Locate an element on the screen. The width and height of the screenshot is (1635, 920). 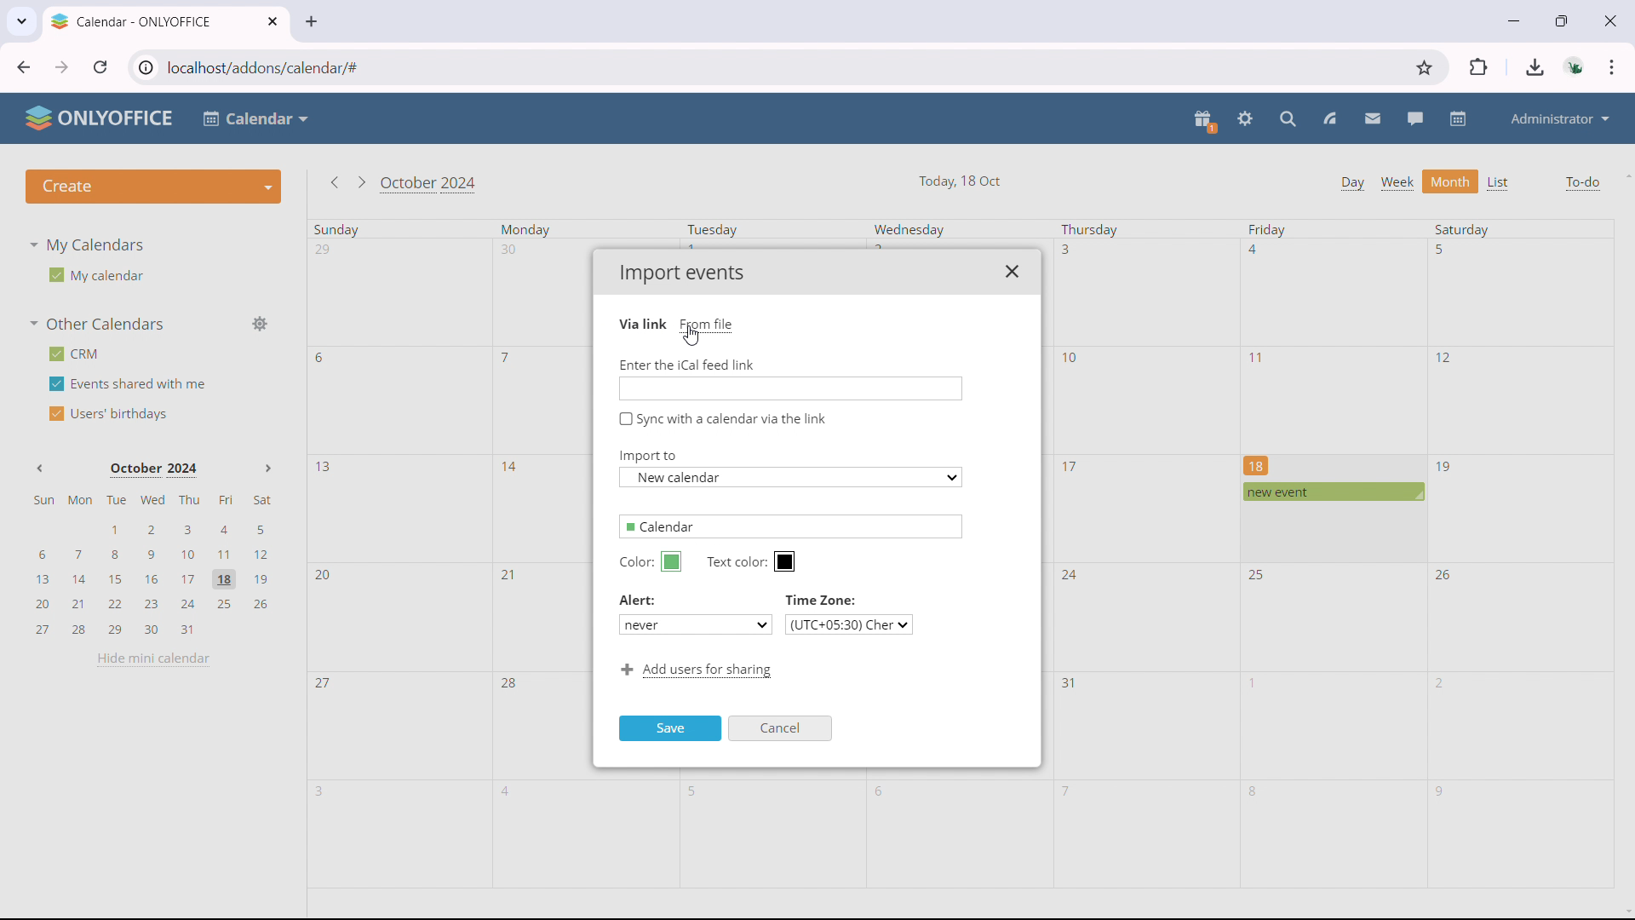
26 is located at coordinates (1445, 573).